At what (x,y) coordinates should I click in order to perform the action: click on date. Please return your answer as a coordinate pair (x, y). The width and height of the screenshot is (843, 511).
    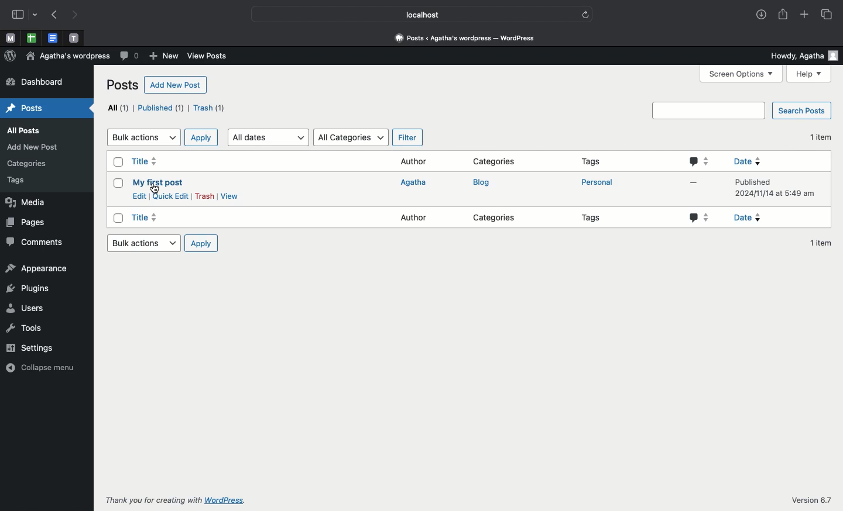
    Looking at the image, I should click on (763, 216).